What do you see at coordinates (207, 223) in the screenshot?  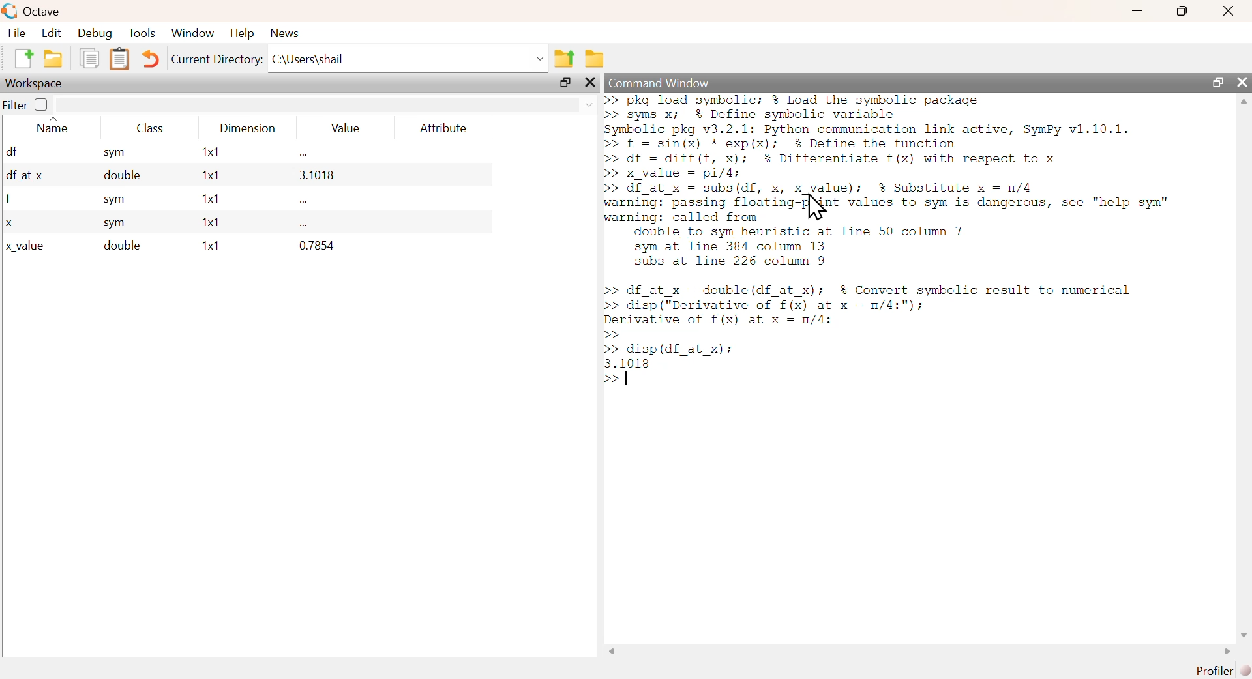 I see `1x1` at bounding box center [207, 223].